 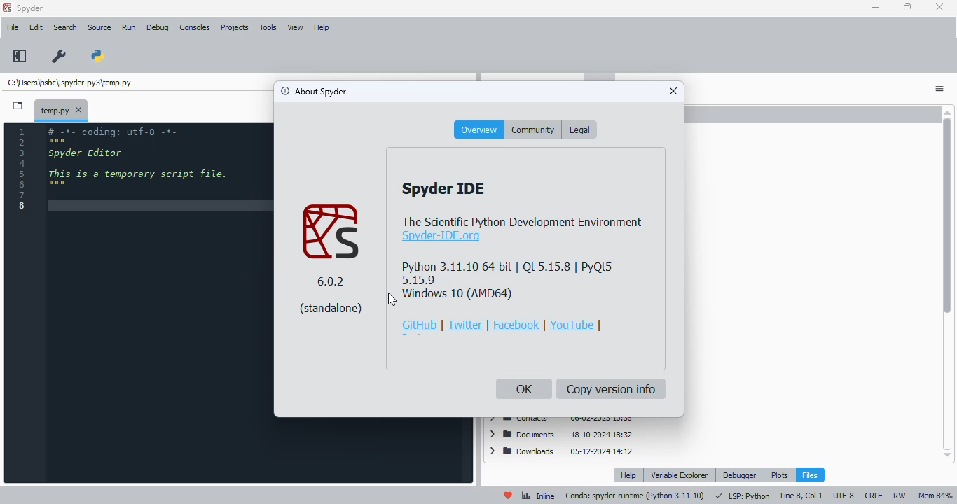 I want to click on browse tabs, so click(x=18, y=106).